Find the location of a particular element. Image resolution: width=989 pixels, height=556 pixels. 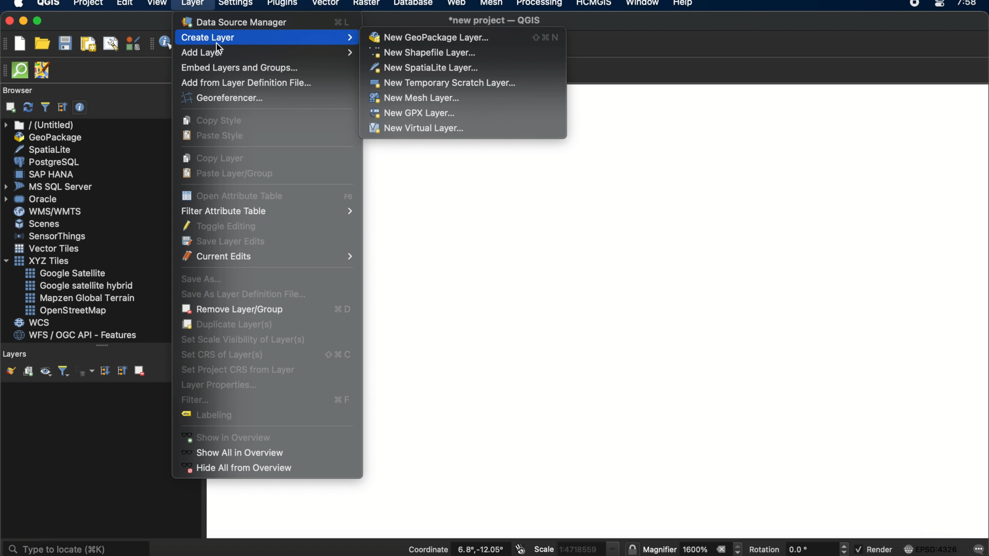

new spatiaLite layer is located at coordinates (425, 67).